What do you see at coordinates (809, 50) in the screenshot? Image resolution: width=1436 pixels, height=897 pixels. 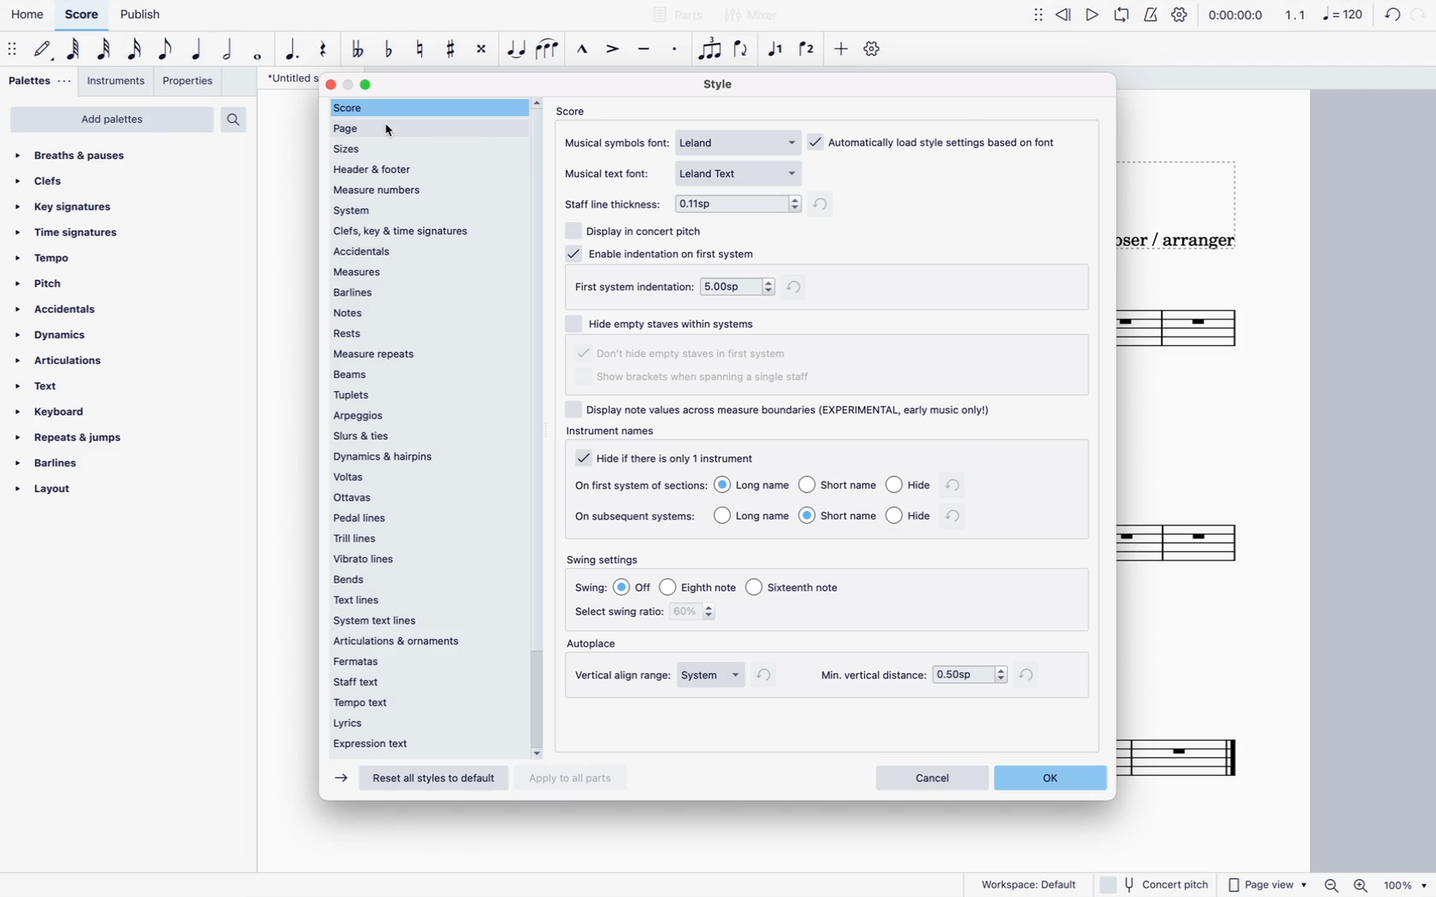 I see `voice 2` at bounding box center [809, 50].